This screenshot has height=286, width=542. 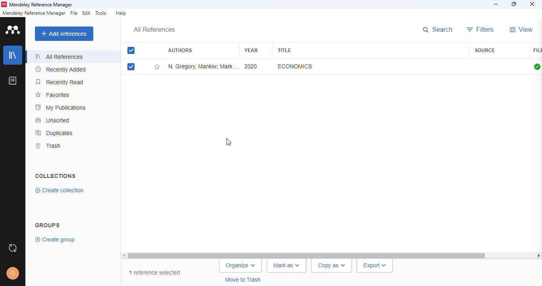 I want to click on 1 reference selected, so click(x=156, y=273).